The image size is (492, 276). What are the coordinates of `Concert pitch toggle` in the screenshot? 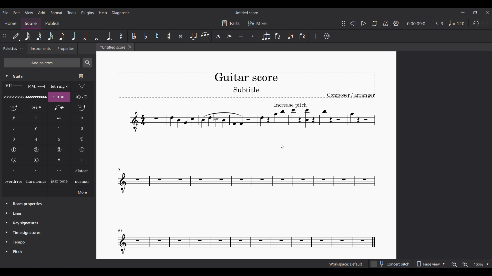 It's located at (391, 264).